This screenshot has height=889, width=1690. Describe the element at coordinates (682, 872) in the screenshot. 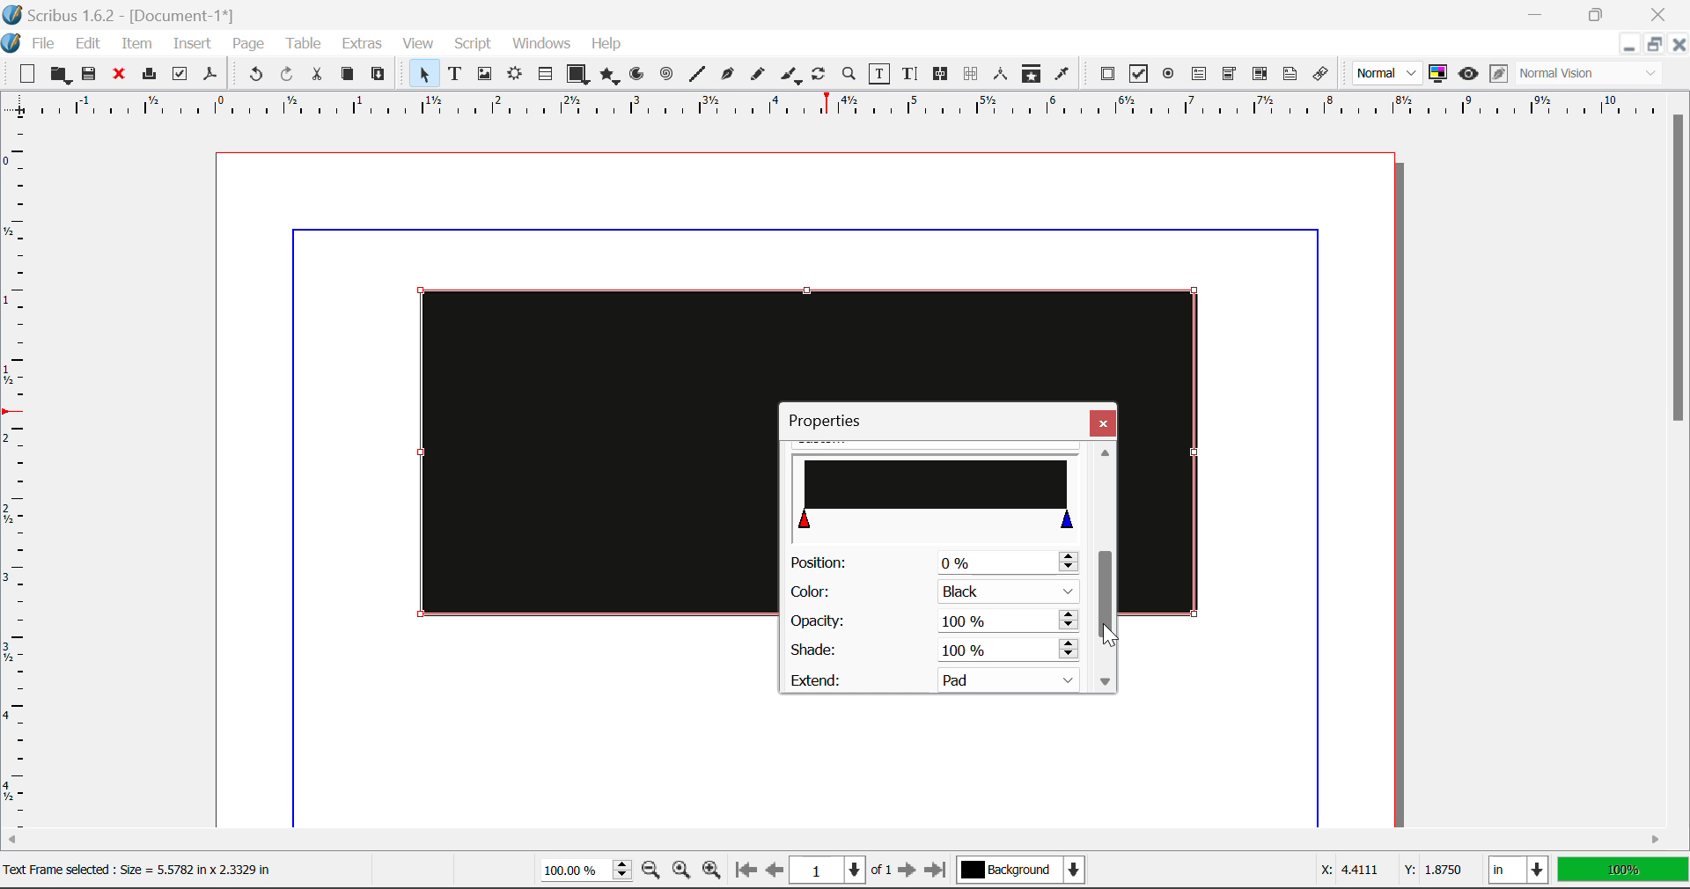

I see `Zoom to 100%` at that location.